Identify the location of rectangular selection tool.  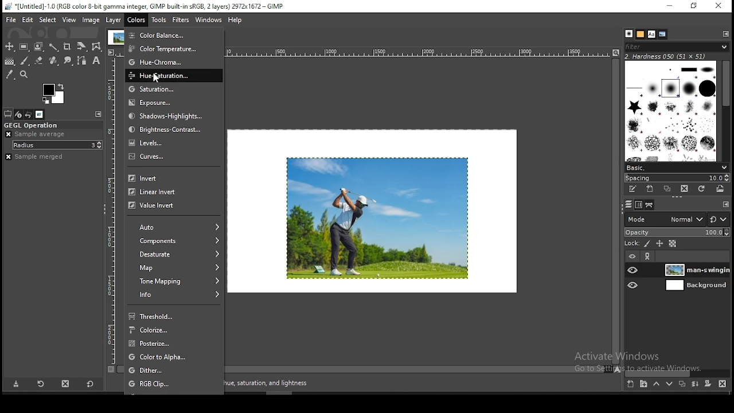
(24, 47).